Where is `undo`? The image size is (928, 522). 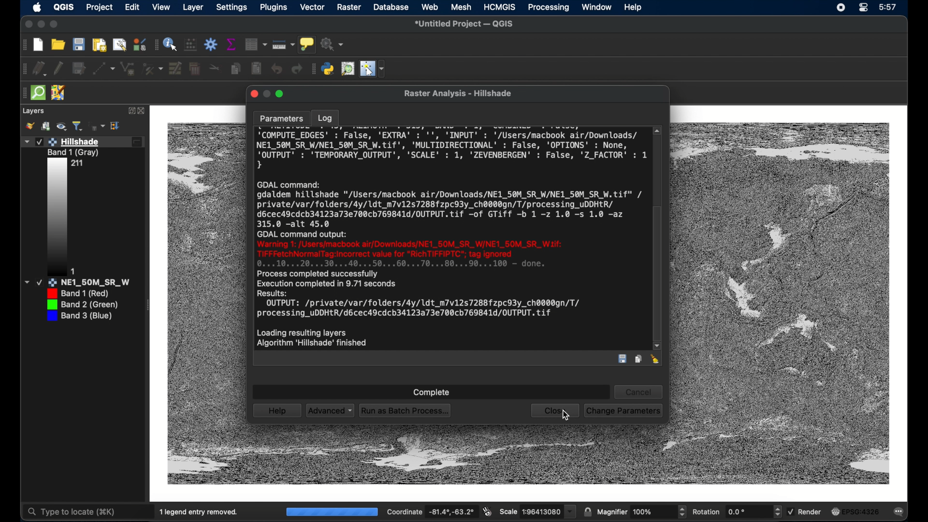
undo is located at coordinates (276, 69).